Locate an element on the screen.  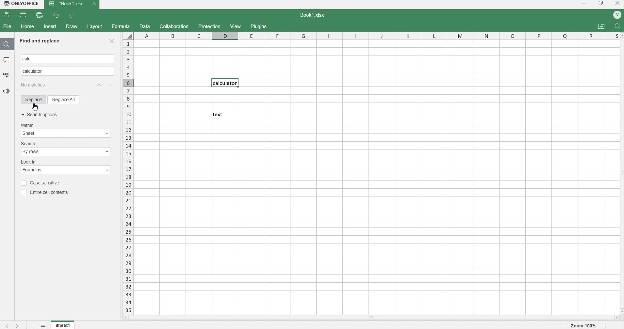
view is located at coordinates (237, 26).